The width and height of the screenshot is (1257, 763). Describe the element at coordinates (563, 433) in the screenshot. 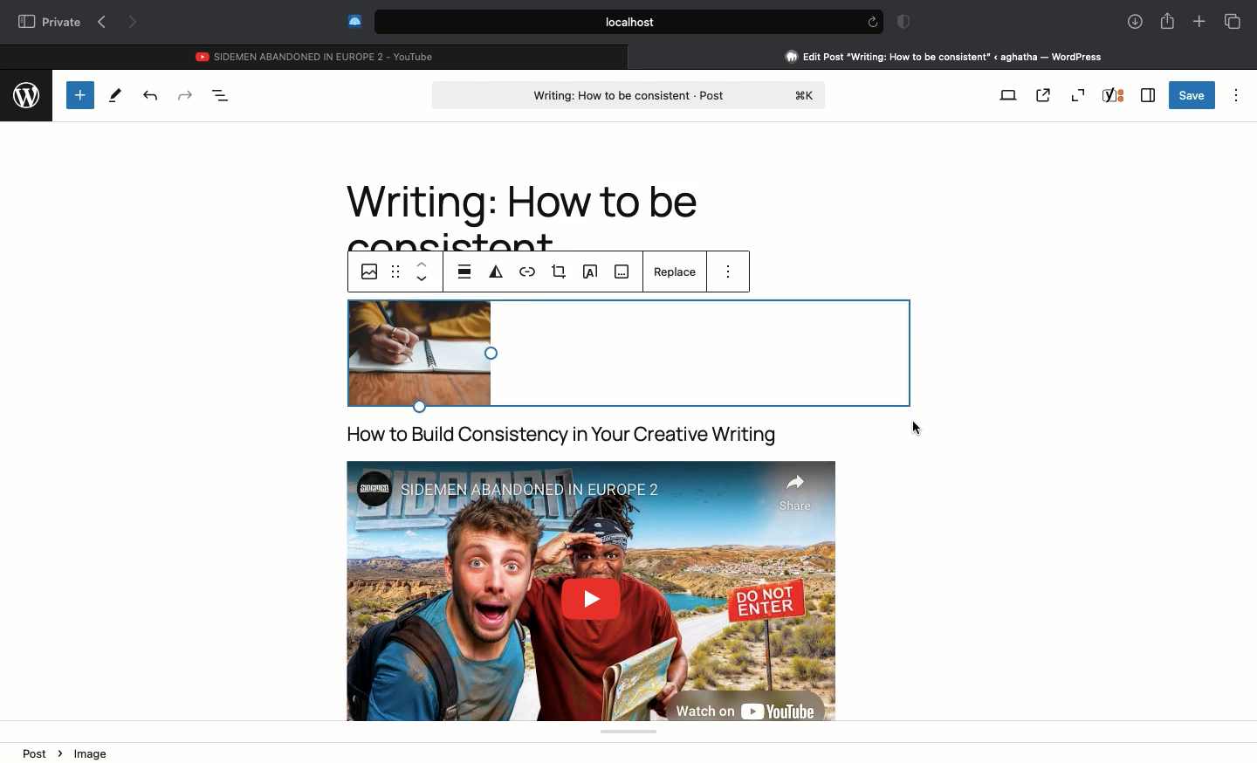

I see `title` at that location.